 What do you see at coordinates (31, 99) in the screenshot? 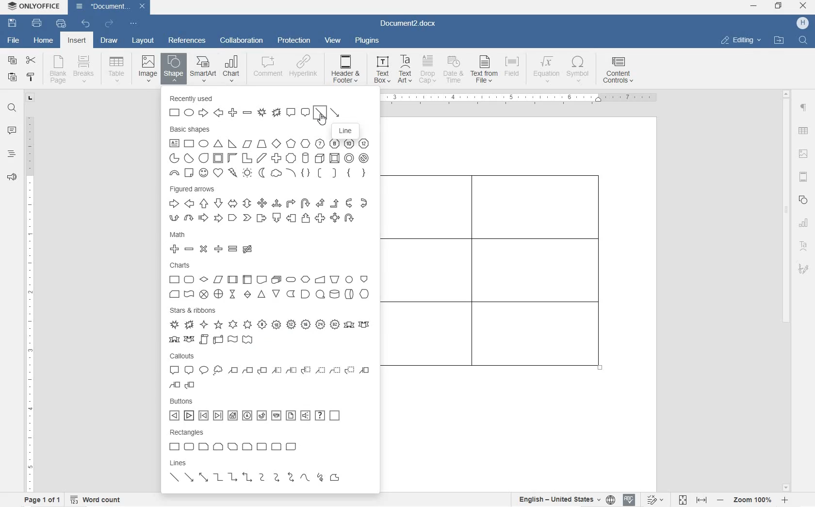
I see `tab` at bounding box center [31, 99].